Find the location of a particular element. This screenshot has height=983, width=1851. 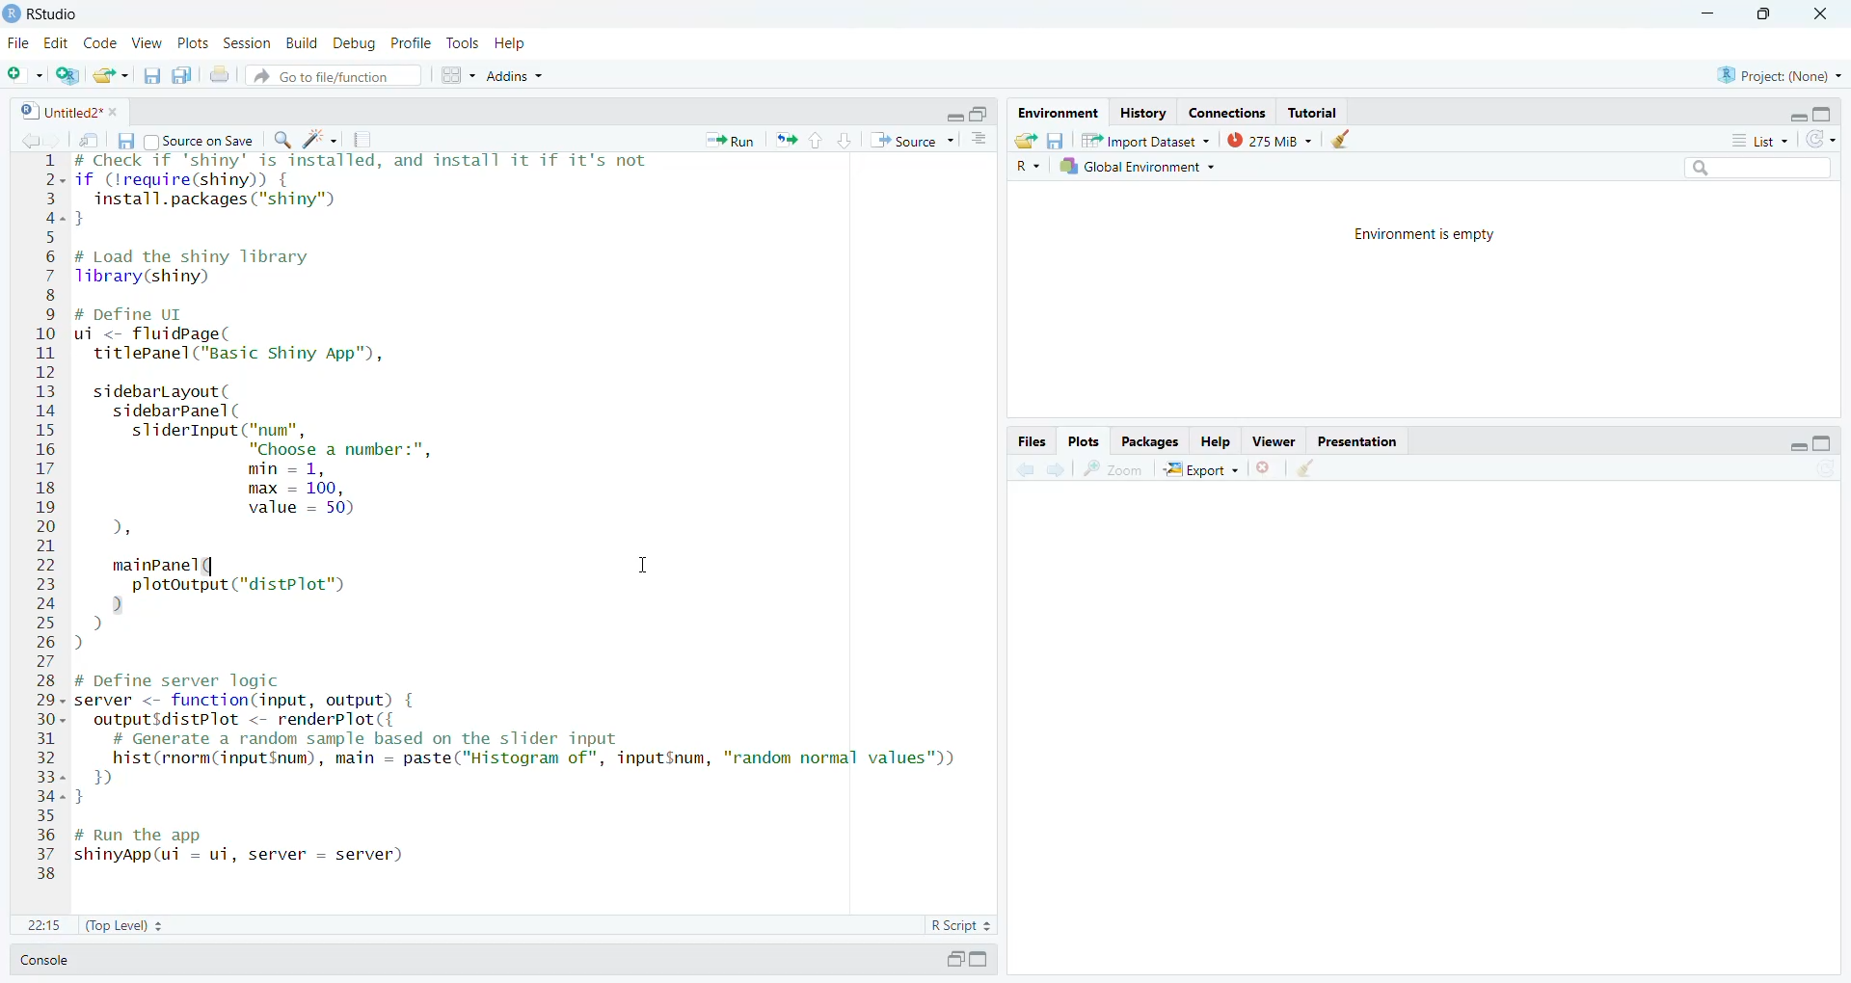

Build is located at coordinates (301, 42).